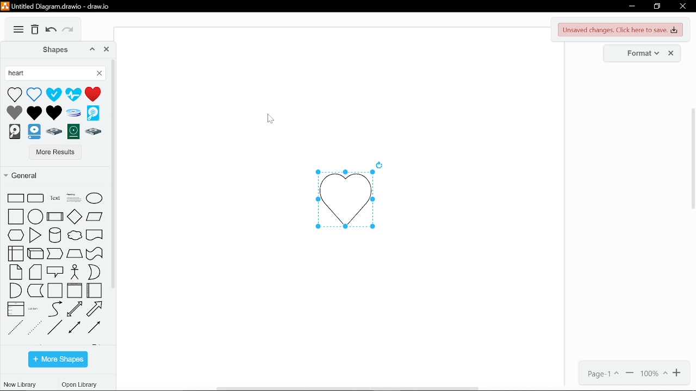  I want to click on heart monitoring, so click(73, 94).